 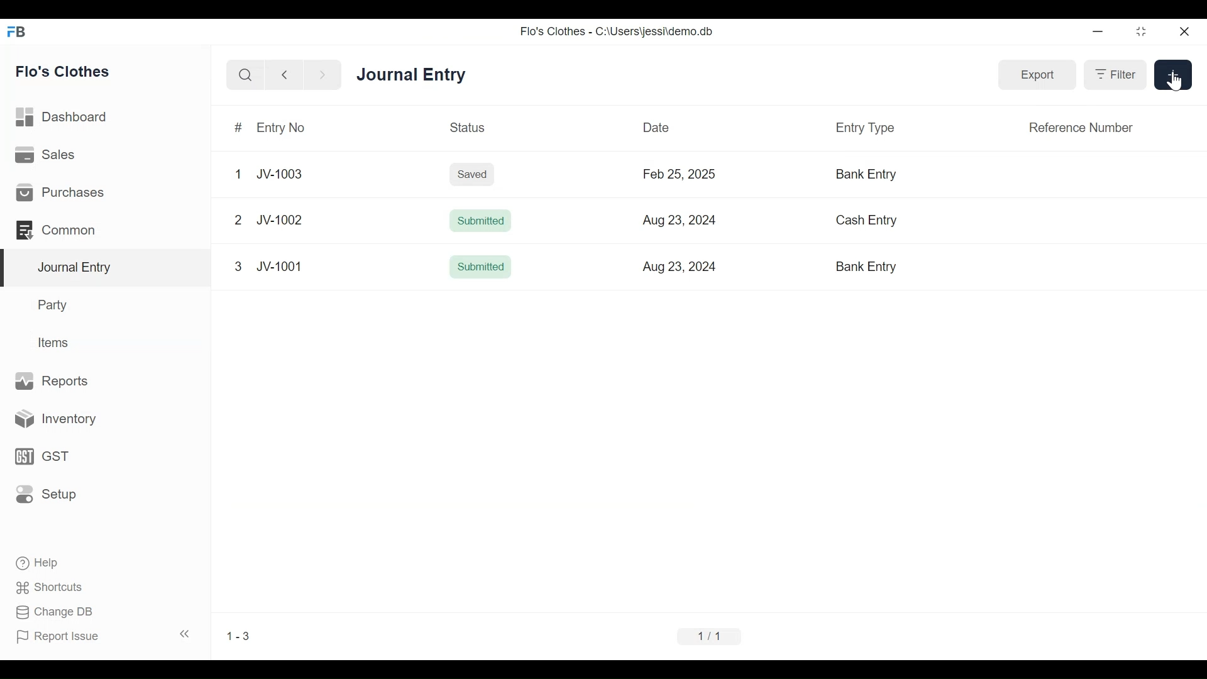 I want to click on Submitted, so click(x=483, y=221).